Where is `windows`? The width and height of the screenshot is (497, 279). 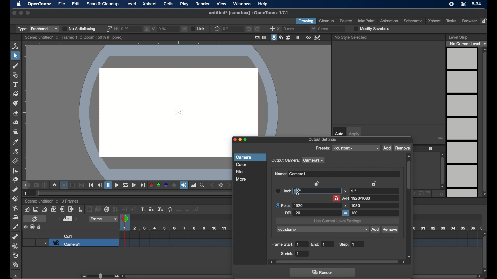
windows is located at coordinates (243, 4).